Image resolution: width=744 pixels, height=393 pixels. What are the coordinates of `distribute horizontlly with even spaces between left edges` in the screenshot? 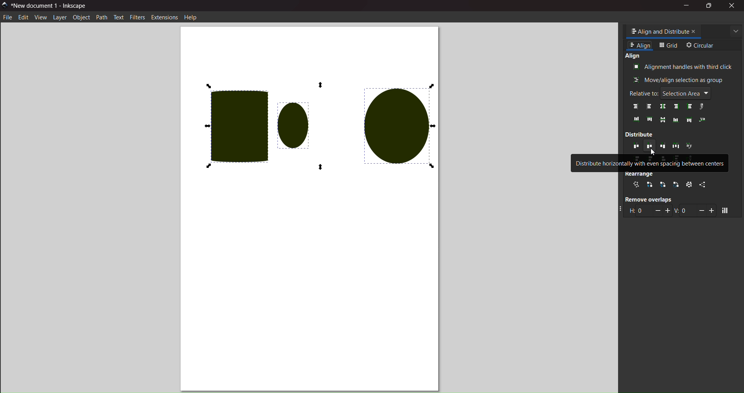 It's located at (635, 145).